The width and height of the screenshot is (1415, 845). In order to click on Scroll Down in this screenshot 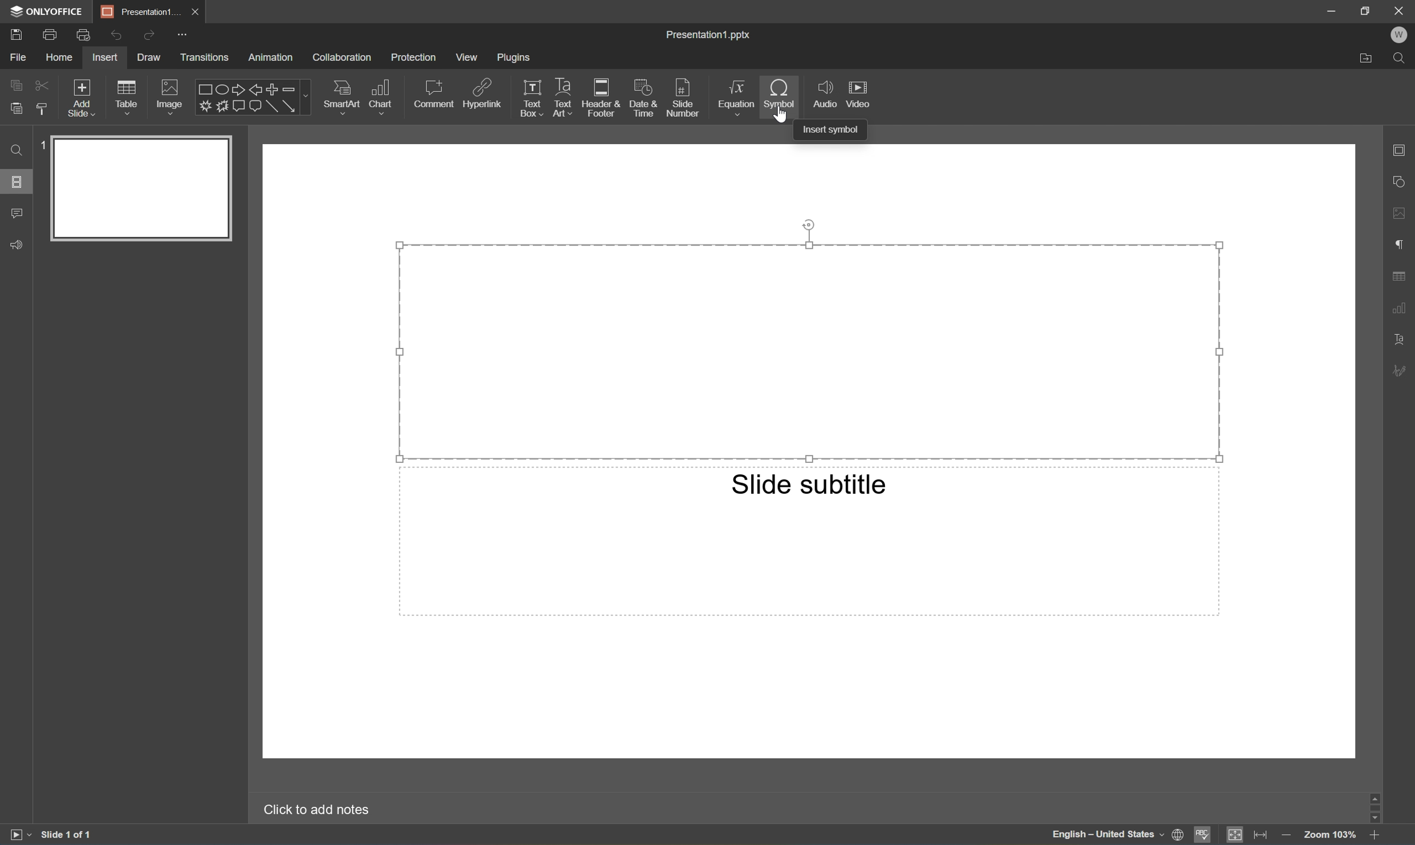, I will do `click(1372, 821)`.